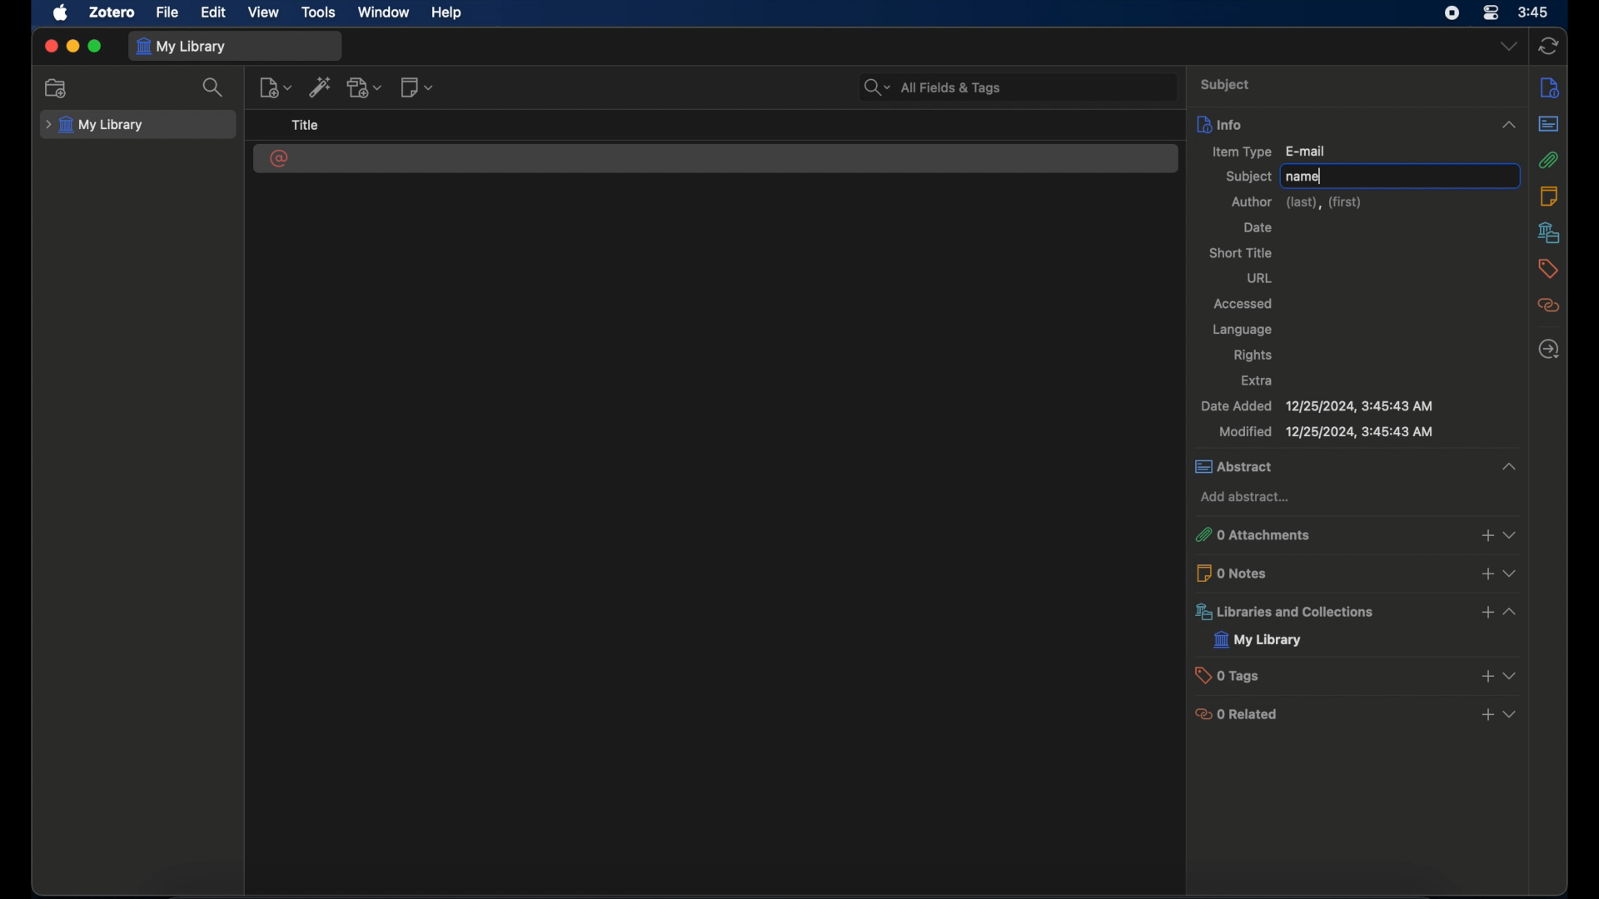 This screenshot has width=1599, height=899. I want to click on screen recorder, so click(1451, 13).